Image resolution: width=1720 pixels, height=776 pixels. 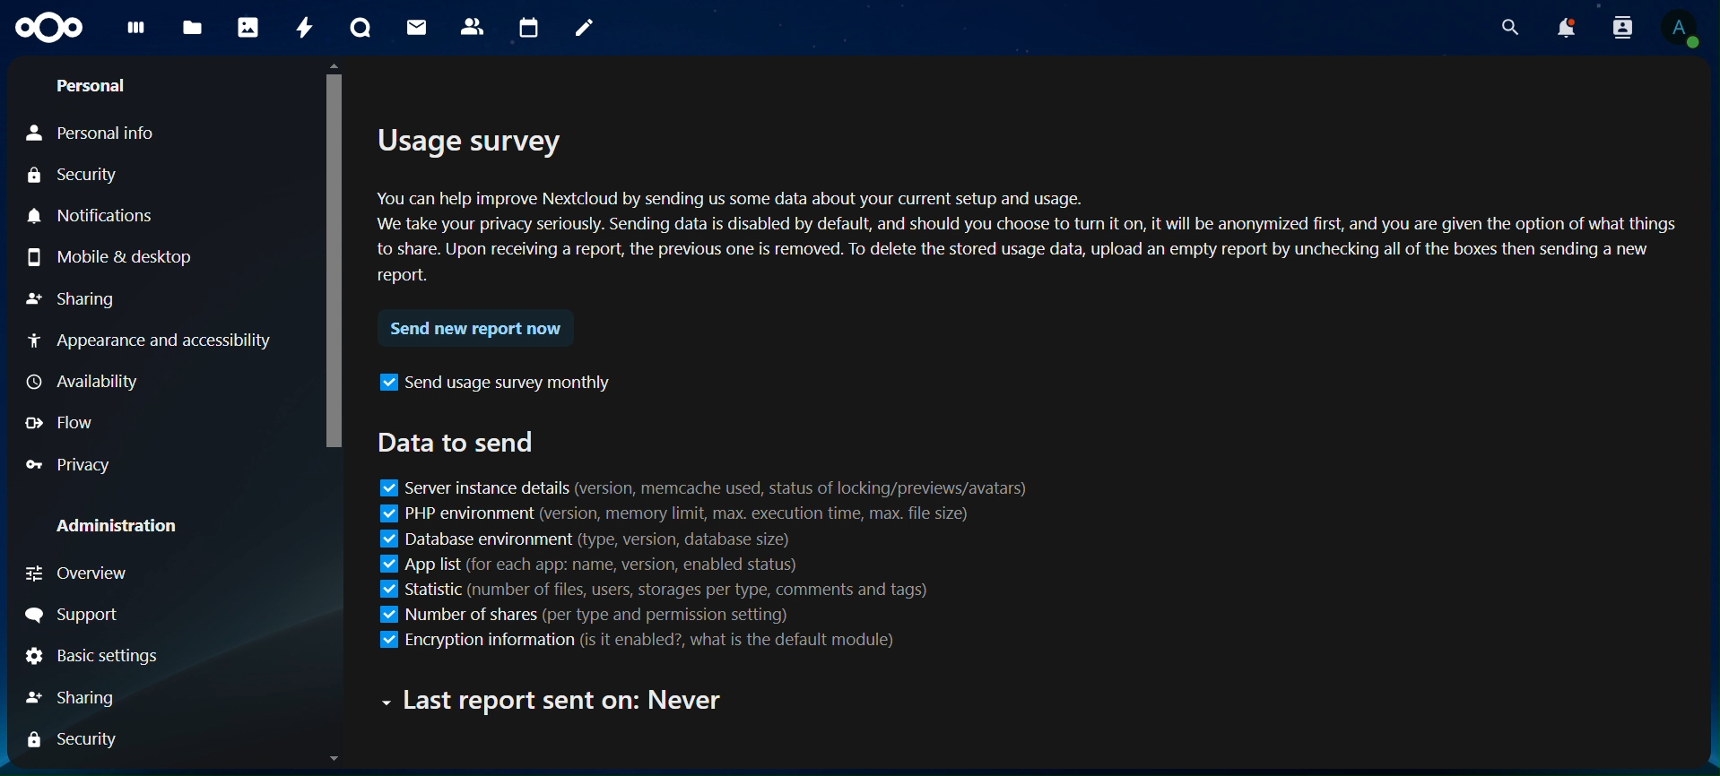 I want to click on Sharing, so click(x=73, y=299).